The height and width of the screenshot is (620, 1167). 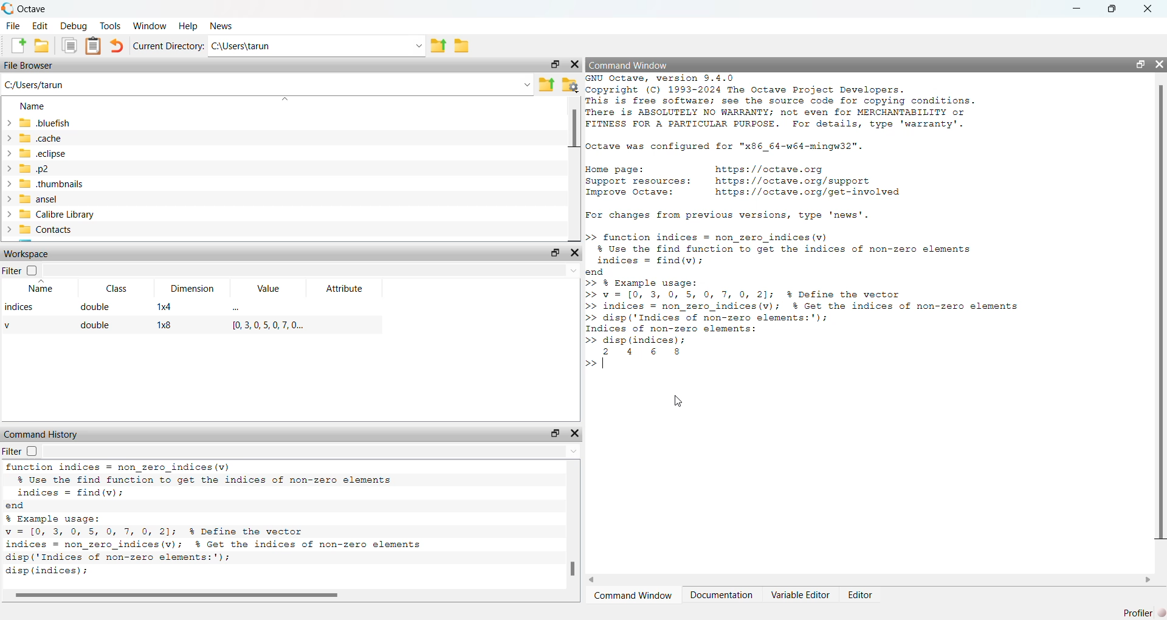 What do you see at coordinates (1140, 64) in the screenshot?
I see `restore down` at bounding box center [1140, 64].